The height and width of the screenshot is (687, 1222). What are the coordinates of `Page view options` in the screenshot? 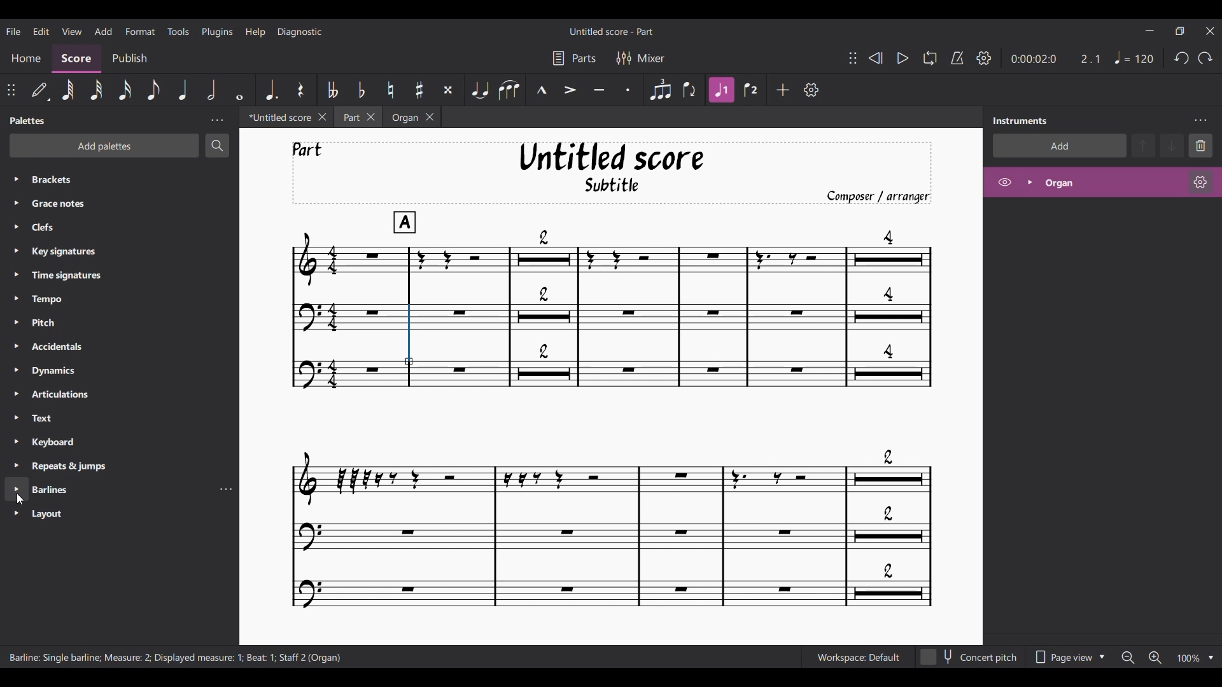 It's located at (1069, 657).